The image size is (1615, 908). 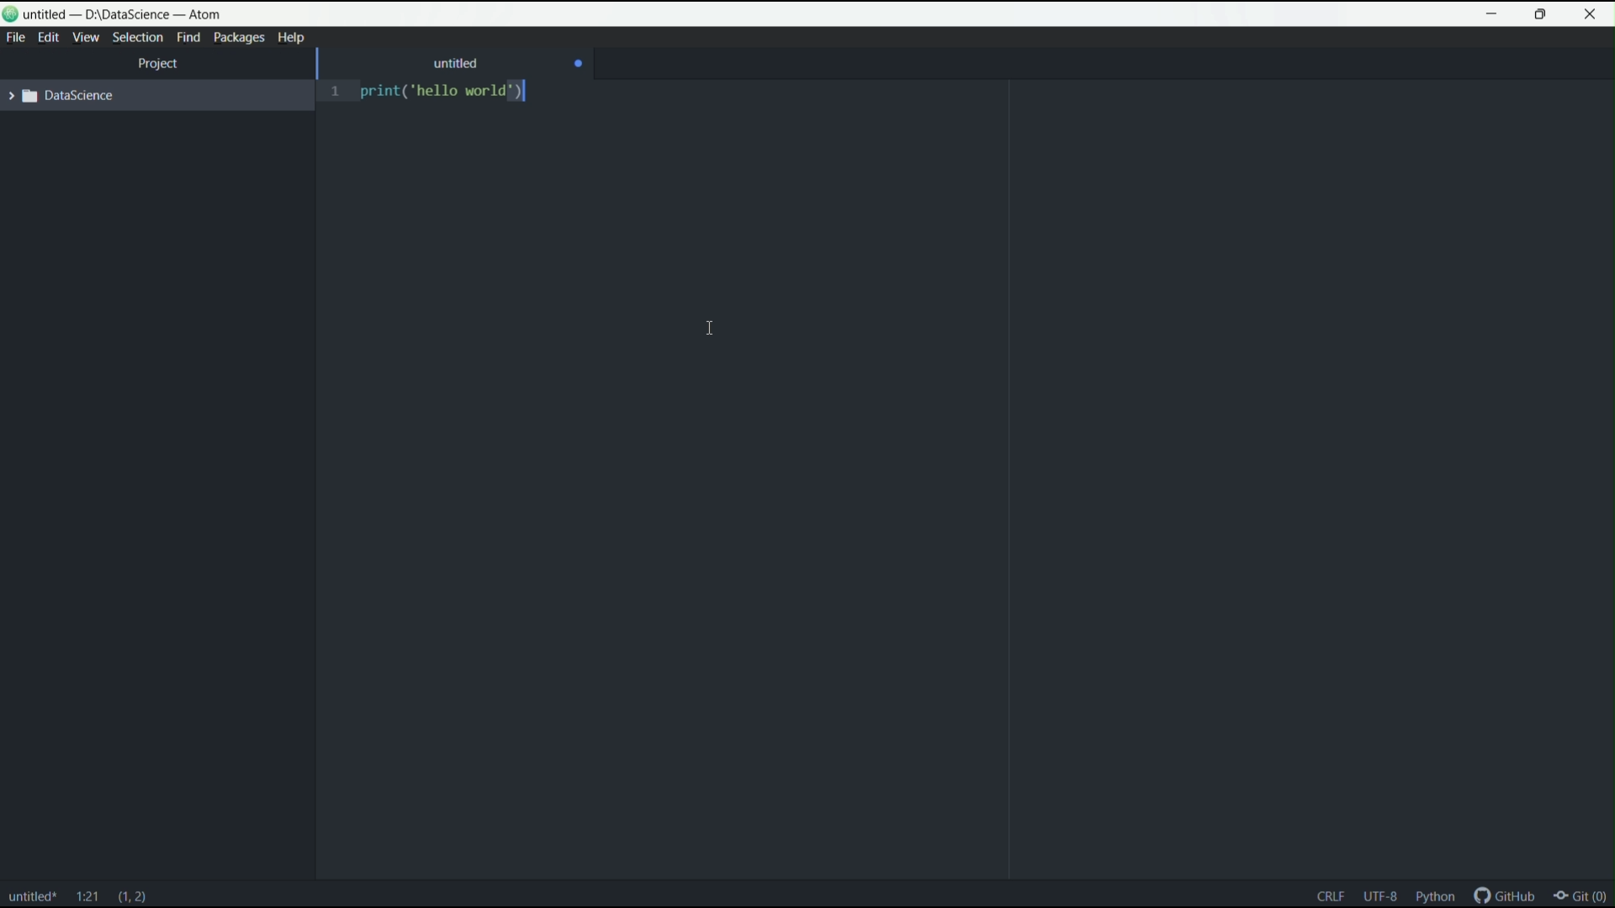 What do you see at coordinates (160, 62) in the screenshot?
I see `project` at bounding box center [160, 62].